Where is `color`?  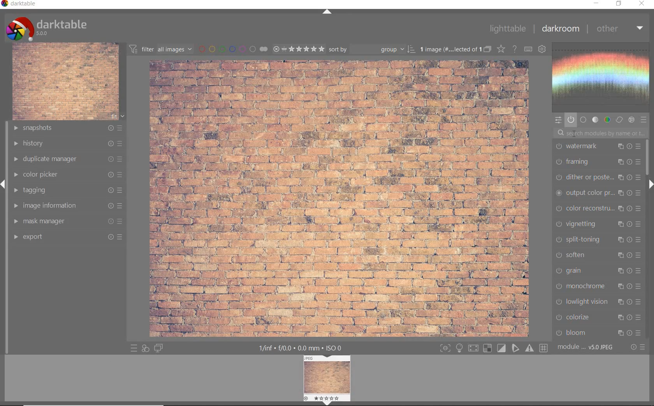
color is located at coordinates (607, 120).